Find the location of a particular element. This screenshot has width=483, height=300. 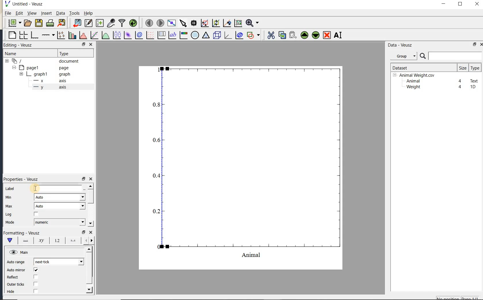

axis label is located at coordinates (40, 241).